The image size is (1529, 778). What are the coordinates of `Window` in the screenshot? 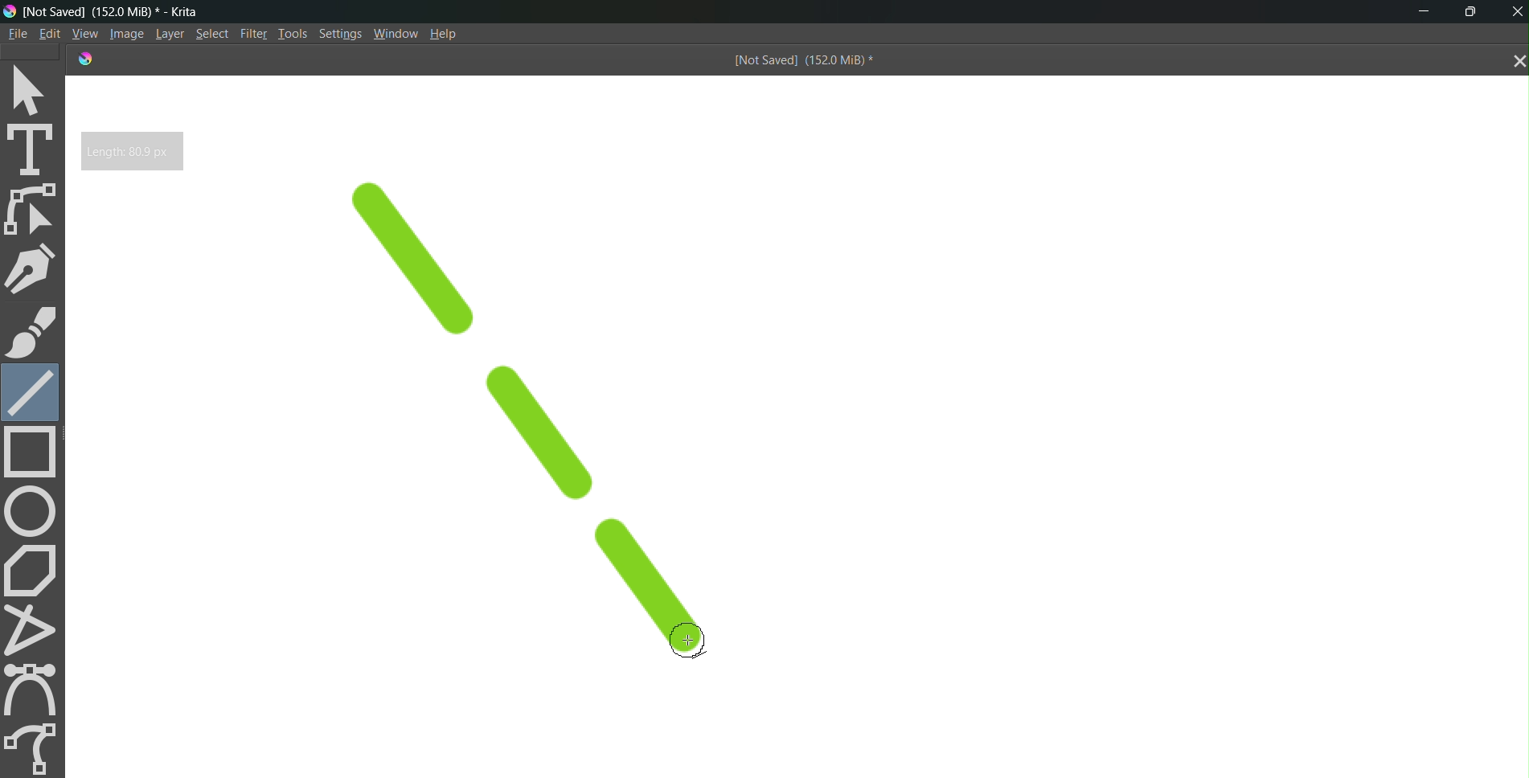 It's located at (396, 34).